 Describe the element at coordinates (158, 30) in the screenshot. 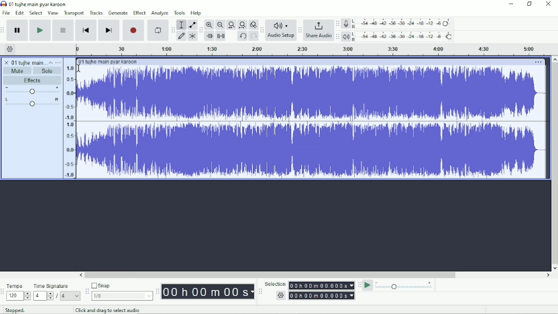

I see `Enable looping` at that location.